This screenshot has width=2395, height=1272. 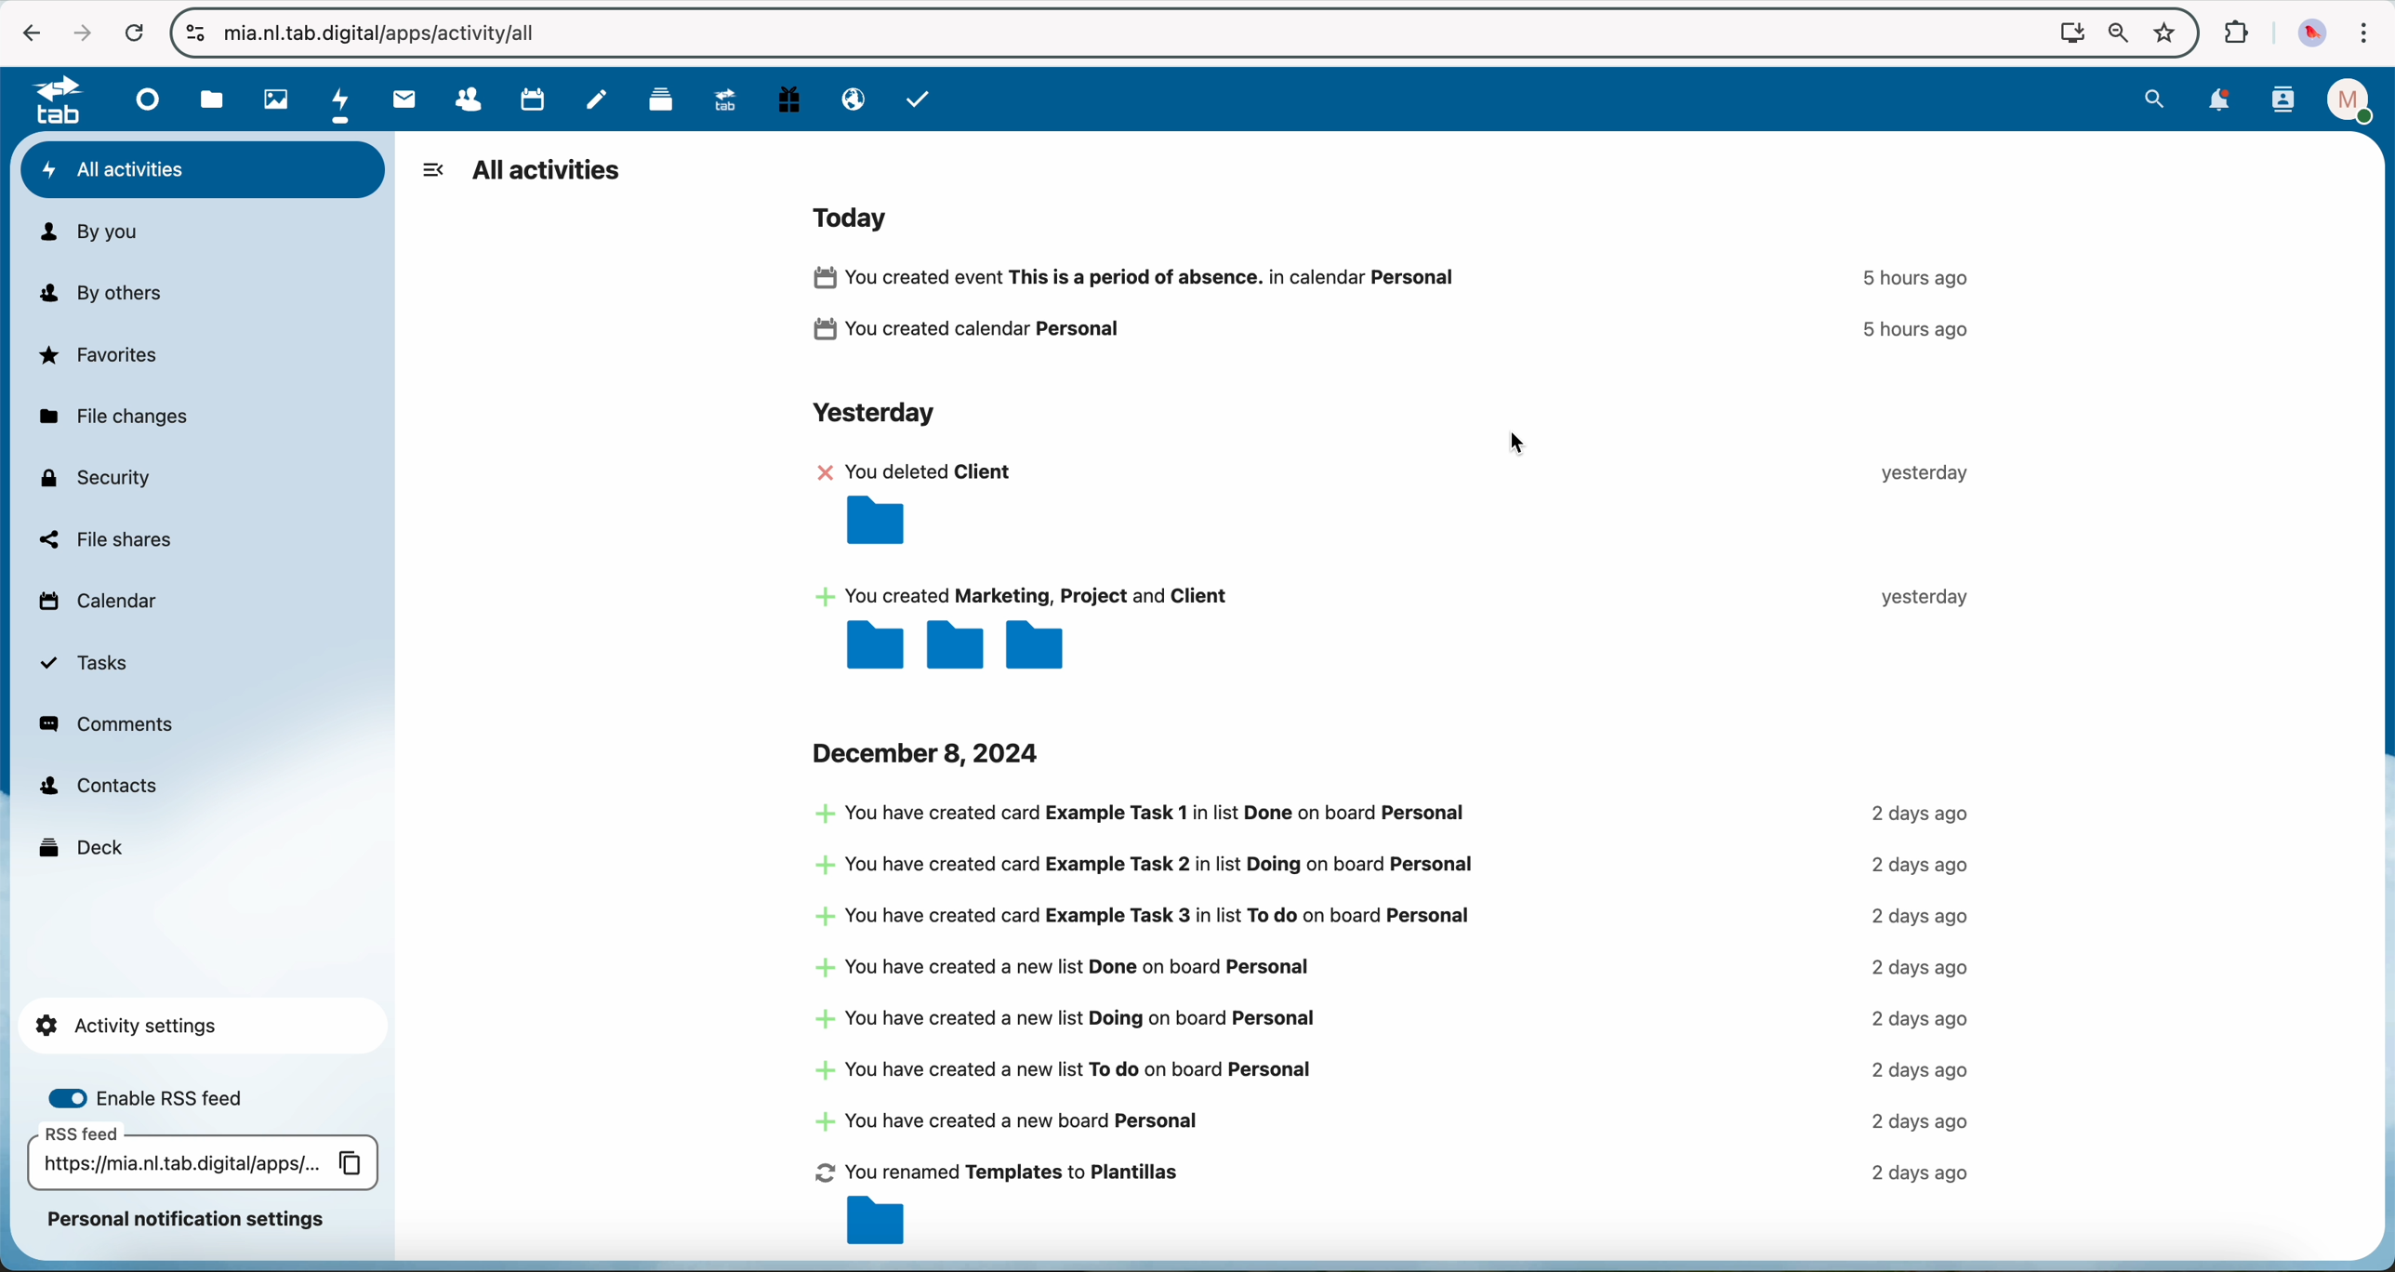 What do you see at coordinates (787, 99) in the screenshot?
I see `free trial` at bounding box center [787, 99].